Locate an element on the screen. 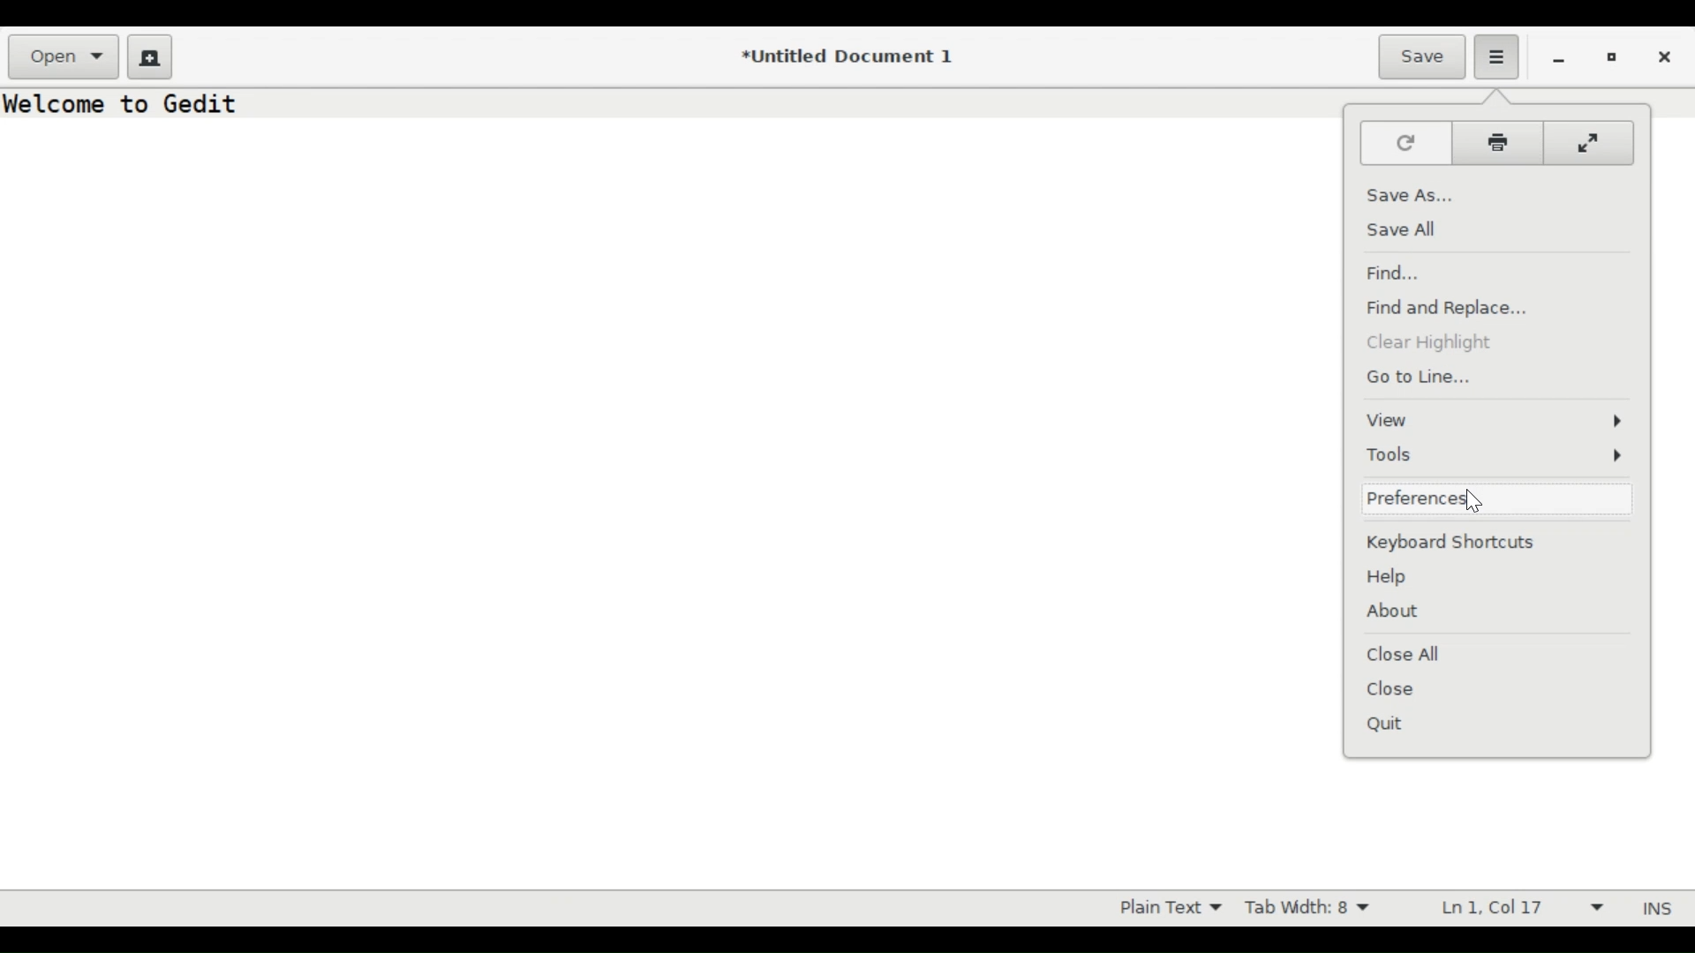 The width and height of the screenshot is (1695, 953). Close is located at coordinates (1395, 688).